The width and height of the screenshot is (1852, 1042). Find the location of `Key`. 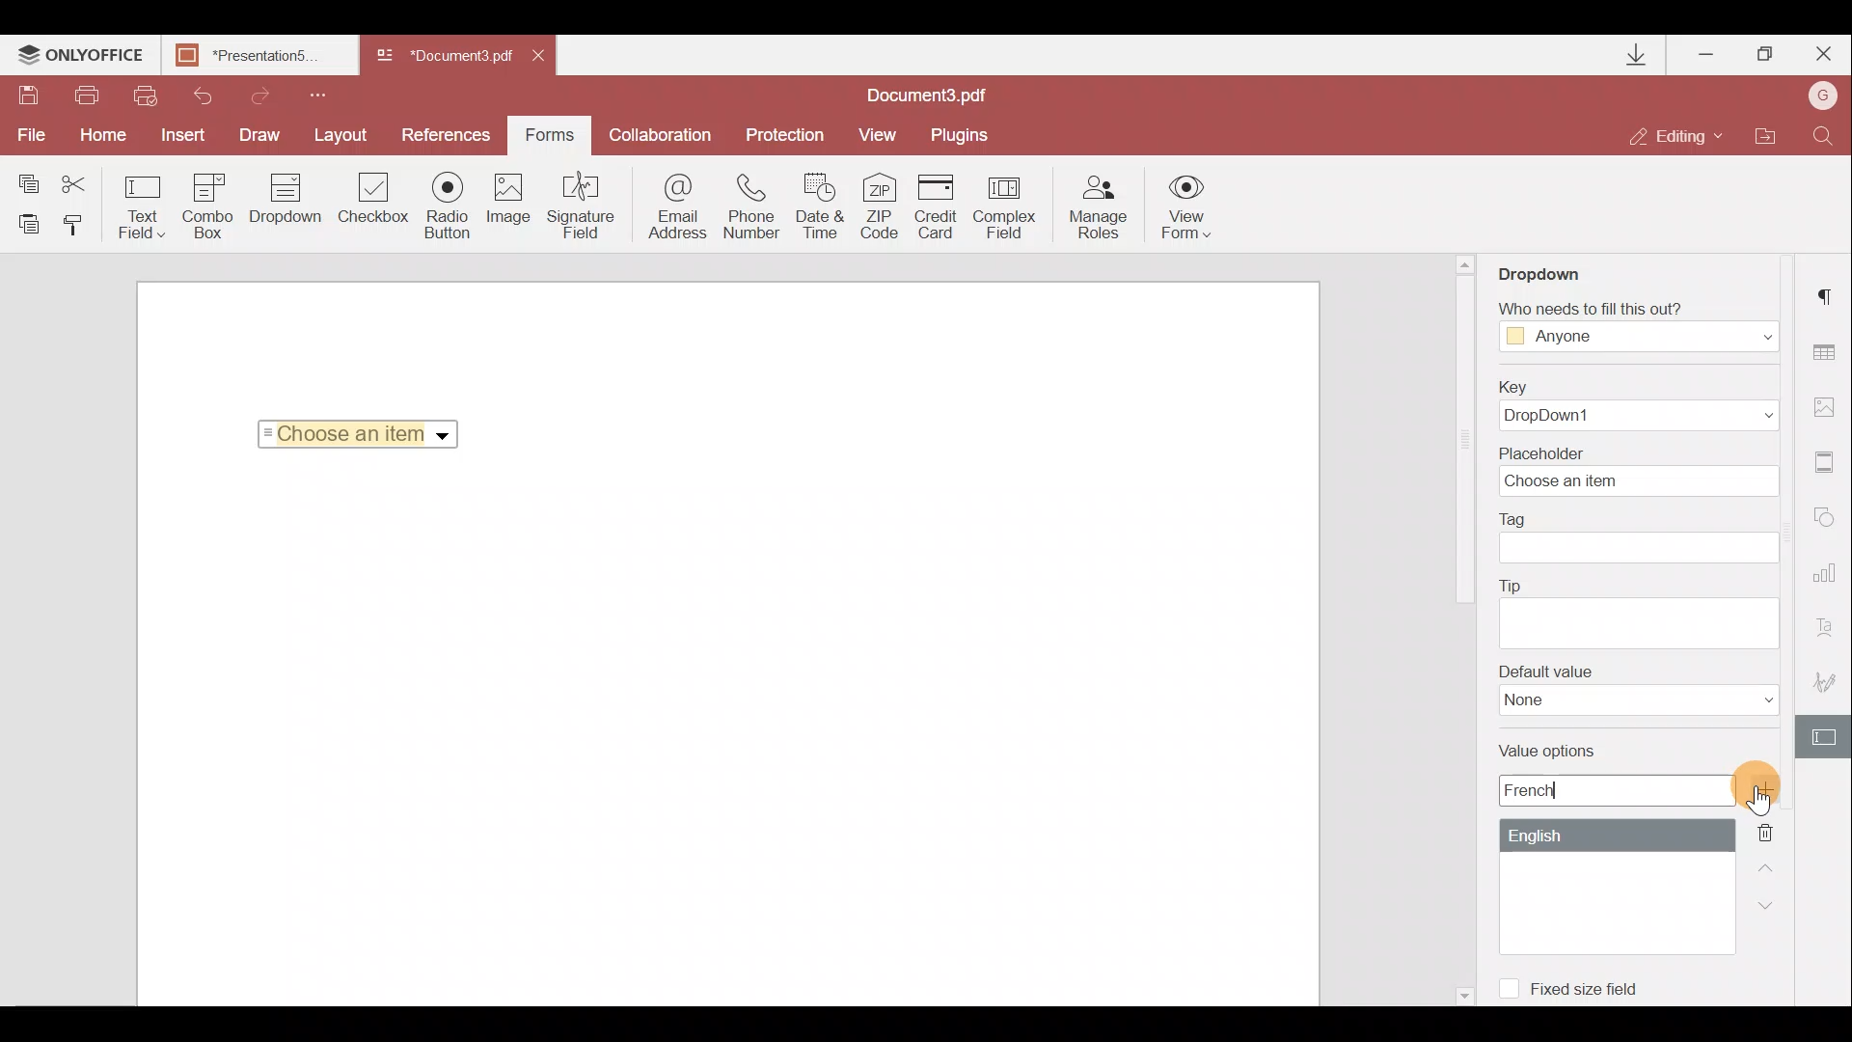

Key is located at coordinates (1631, 405).